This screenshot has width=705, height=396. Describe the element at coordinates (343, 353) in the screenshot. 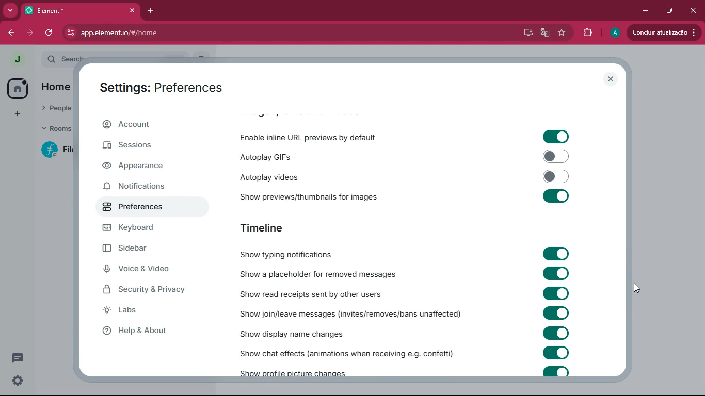

I see `show chat effects (animations when receiving e.g. confetti)` at that location.